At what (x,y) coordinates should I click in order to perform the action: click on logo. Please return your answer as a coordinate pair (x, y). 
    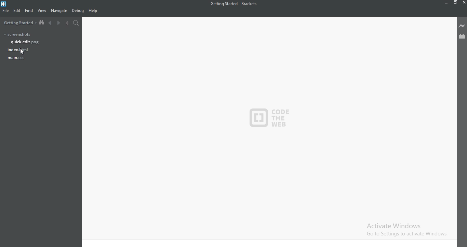
    Looking at the image, I should click on (269, 118).